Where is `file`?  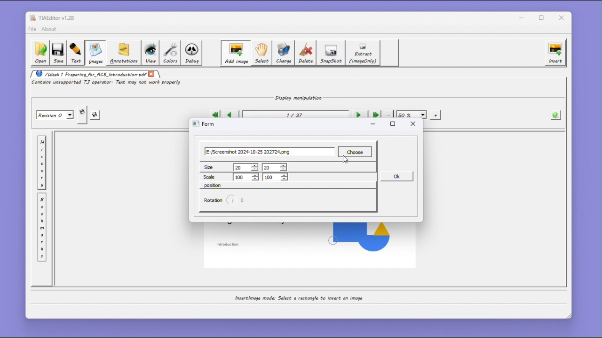
file is located at coordinates (32, 29).